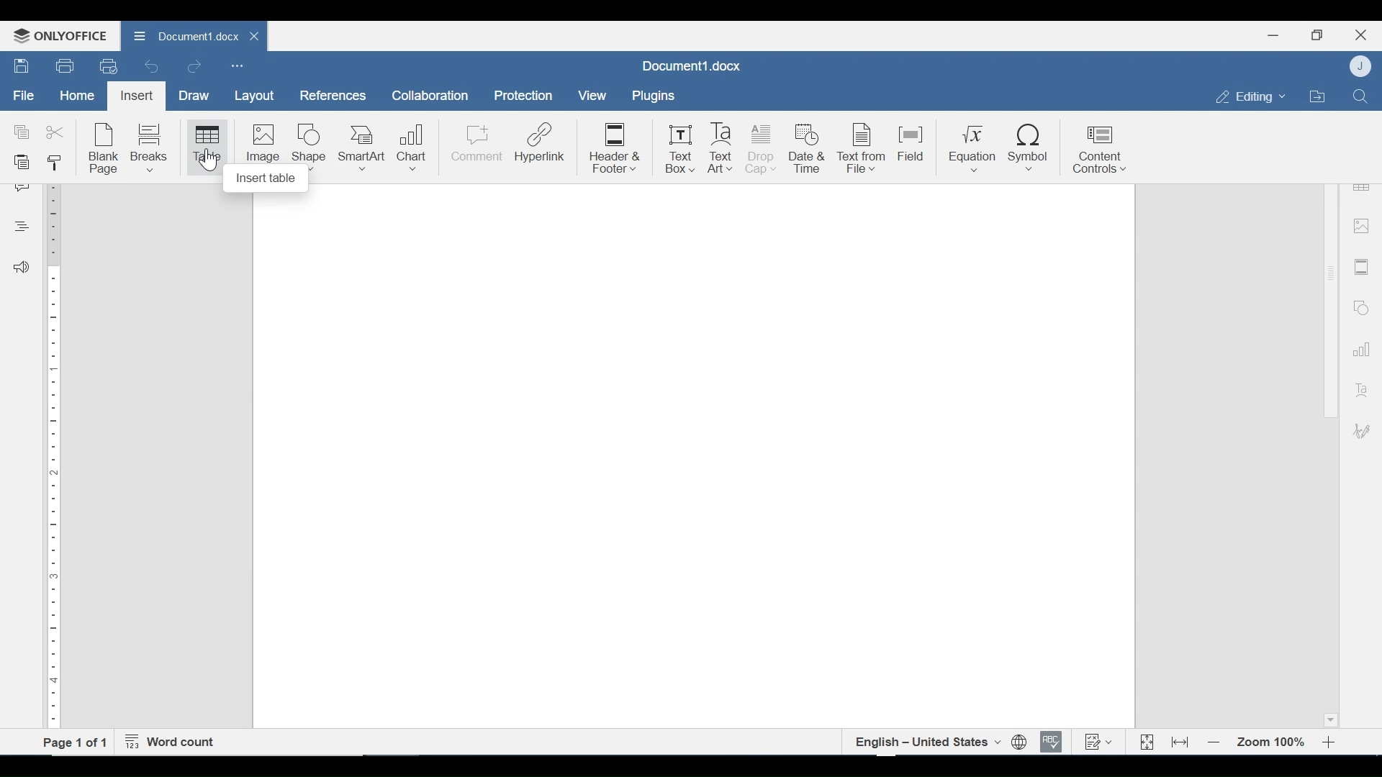 This screenshot has width=1382, height=777. What do you see at coordinates (173, 742) in the screenshot?
I see `Word Count` at bounding box center [173, 742].